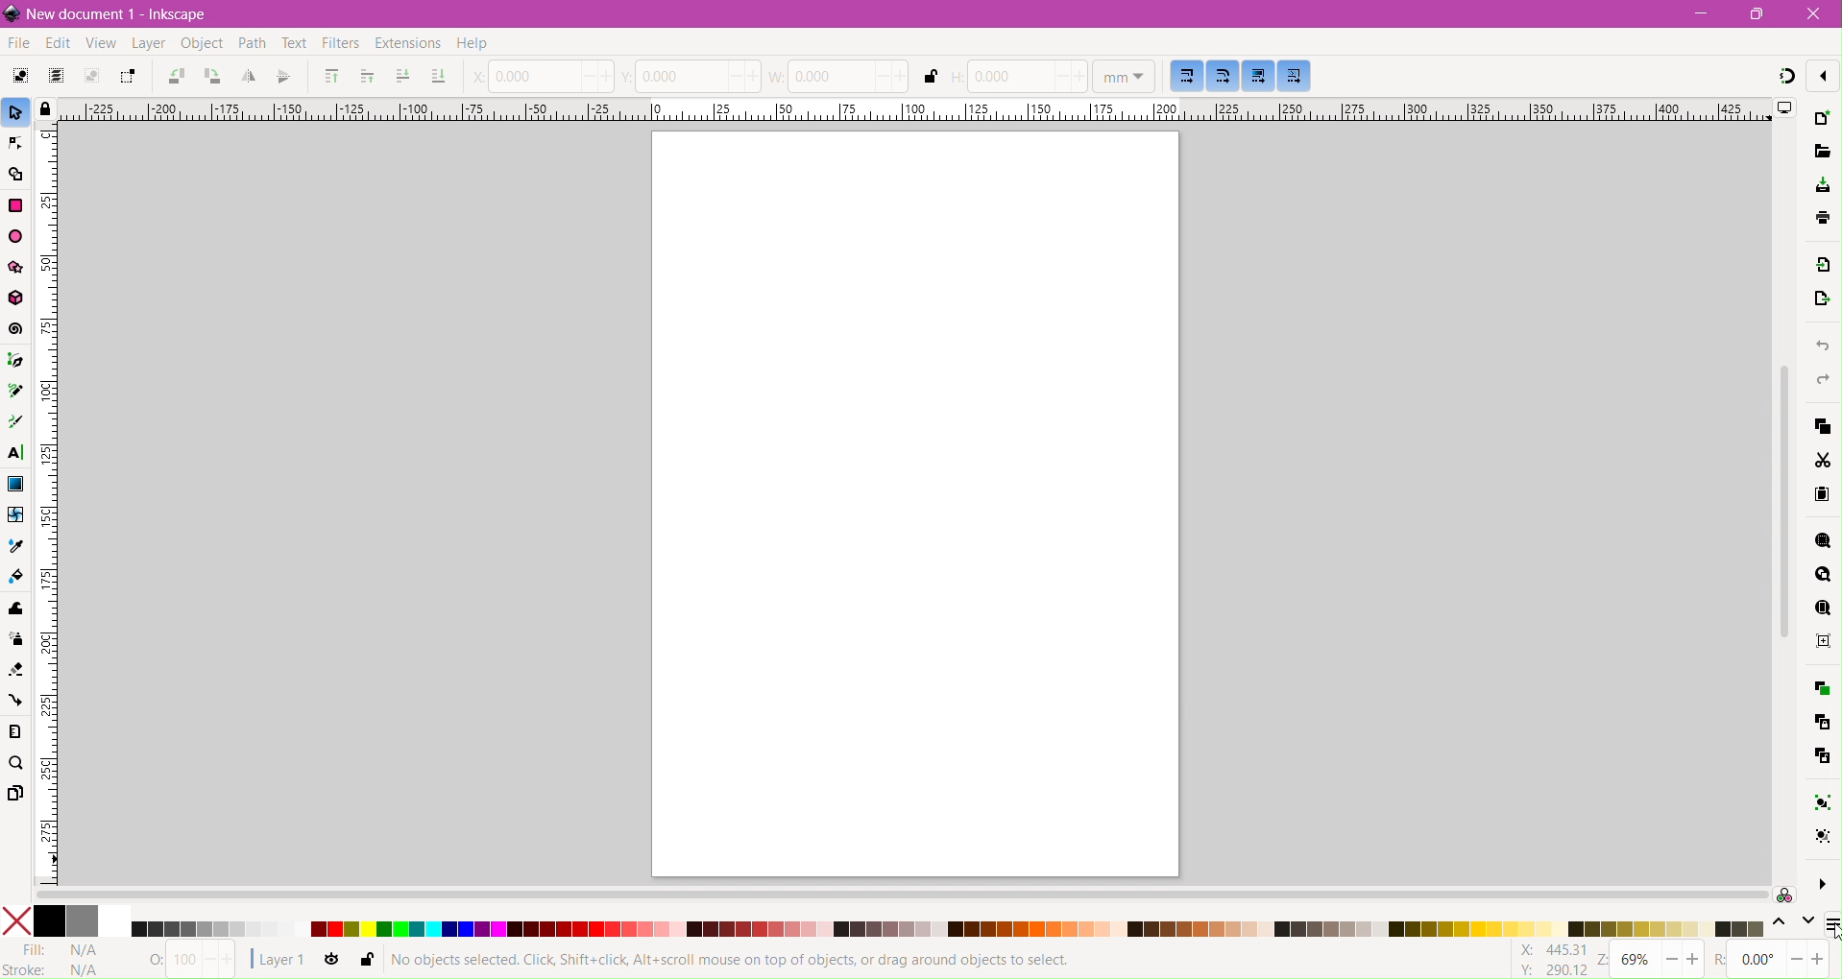 The width and height of the screenshot is (1842, 979). I want to click on Measure Tool, so click(16, 733).